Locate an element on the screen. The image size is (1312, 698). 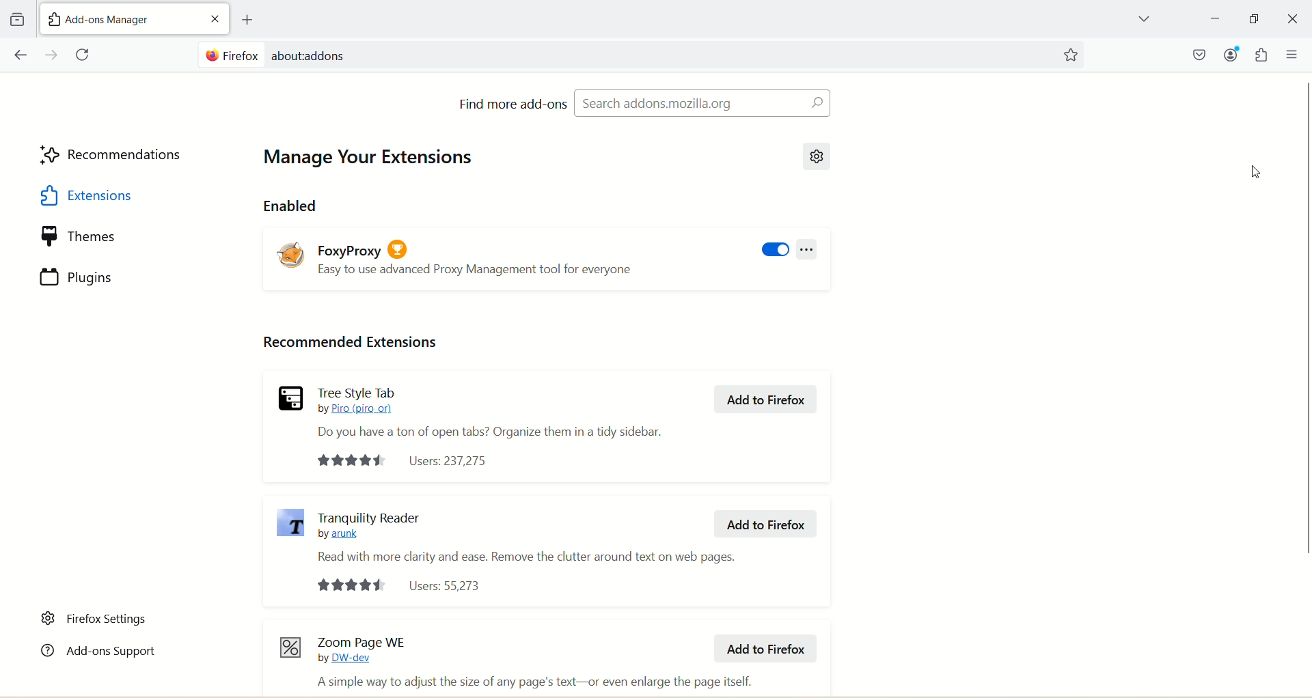
Tranquility Reader Icon is located at coordinates (291, 524).